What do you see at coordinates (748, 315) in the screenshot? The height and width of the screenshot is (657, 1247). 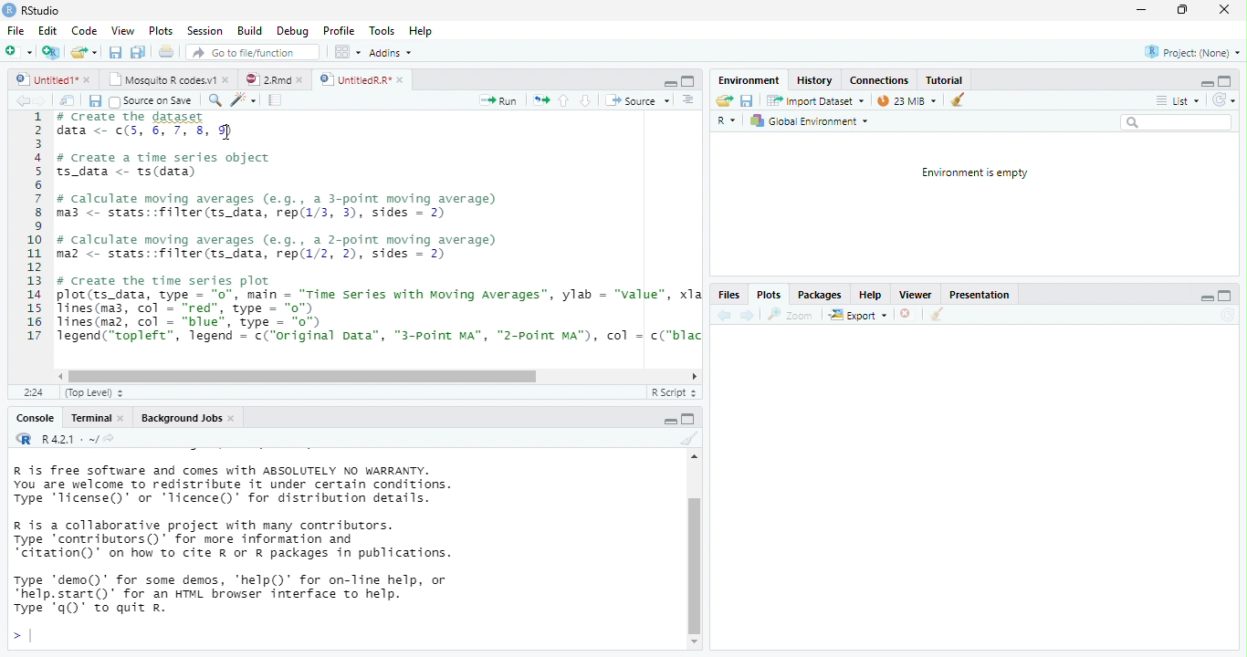 I see `next` at bounding box center [748, 315].